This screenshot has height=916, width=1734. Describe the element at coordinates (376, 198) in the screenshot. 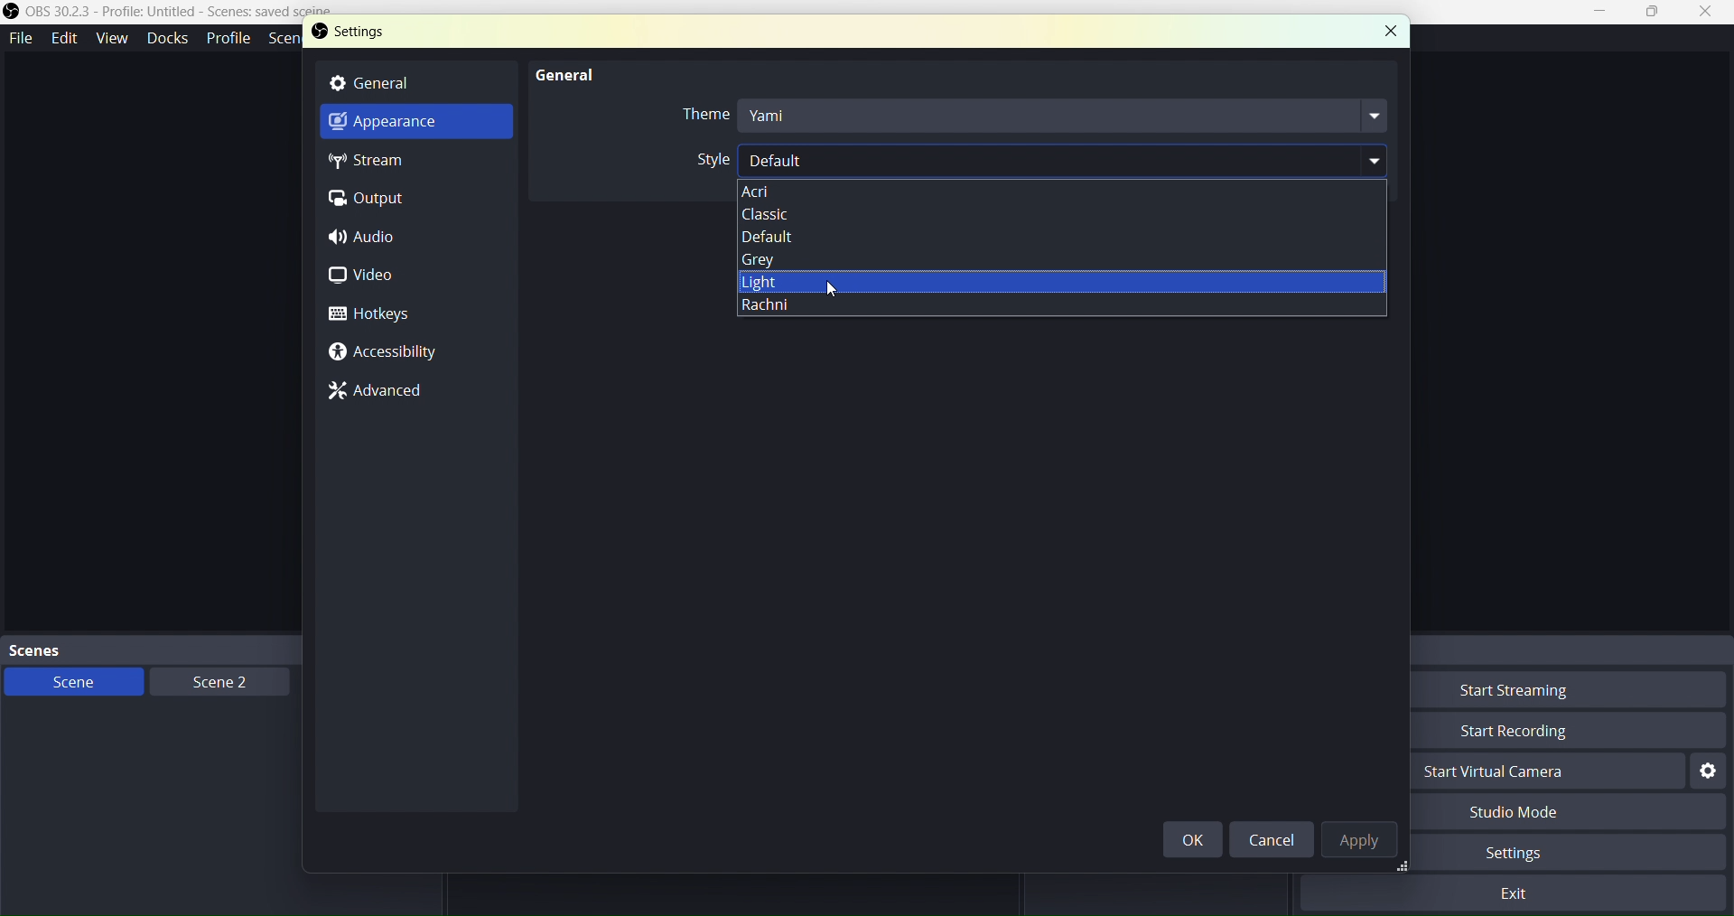

I see `Output` at that location.